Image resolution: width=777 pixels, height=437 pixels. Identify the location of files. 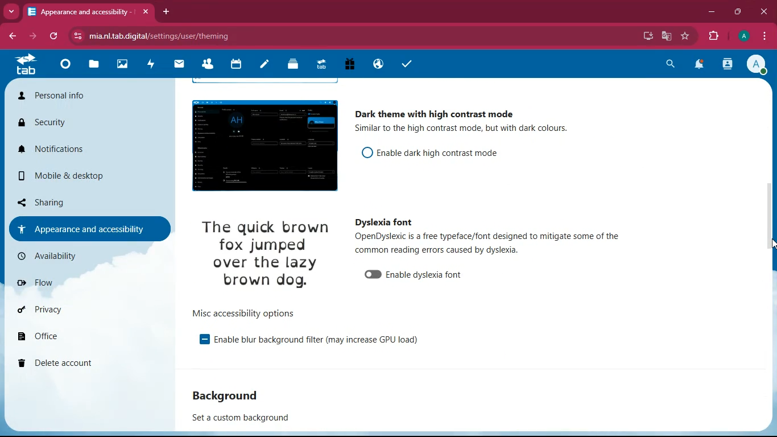
(97, 65).